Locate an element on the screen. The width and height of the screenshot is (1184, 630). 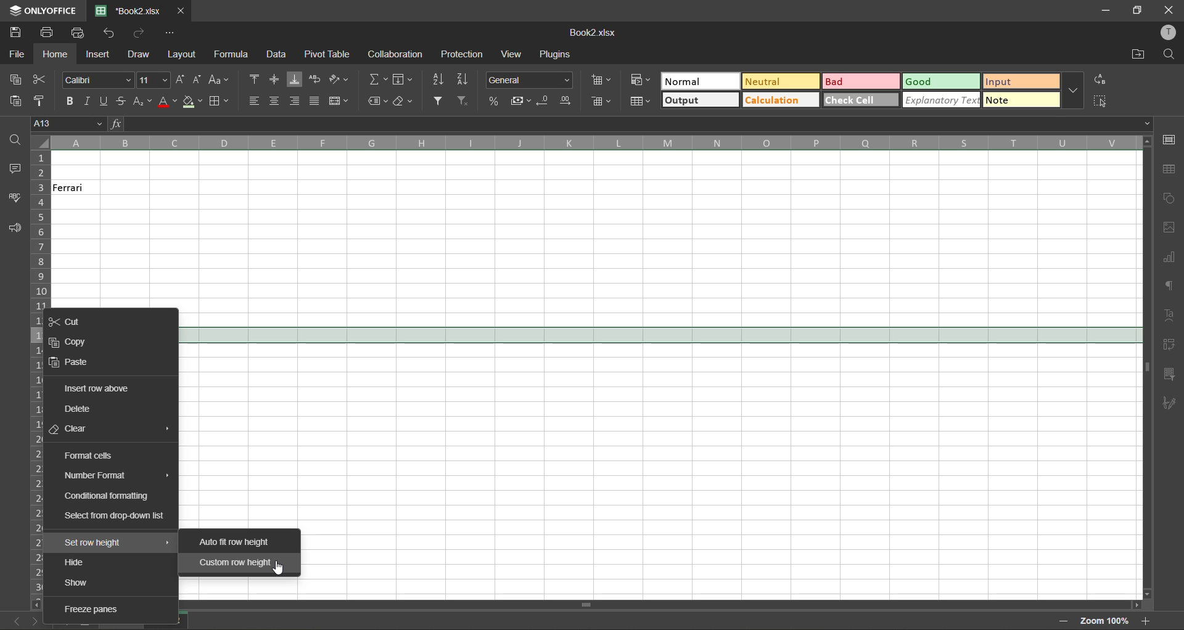
filename is located at coordinates (596, 33).